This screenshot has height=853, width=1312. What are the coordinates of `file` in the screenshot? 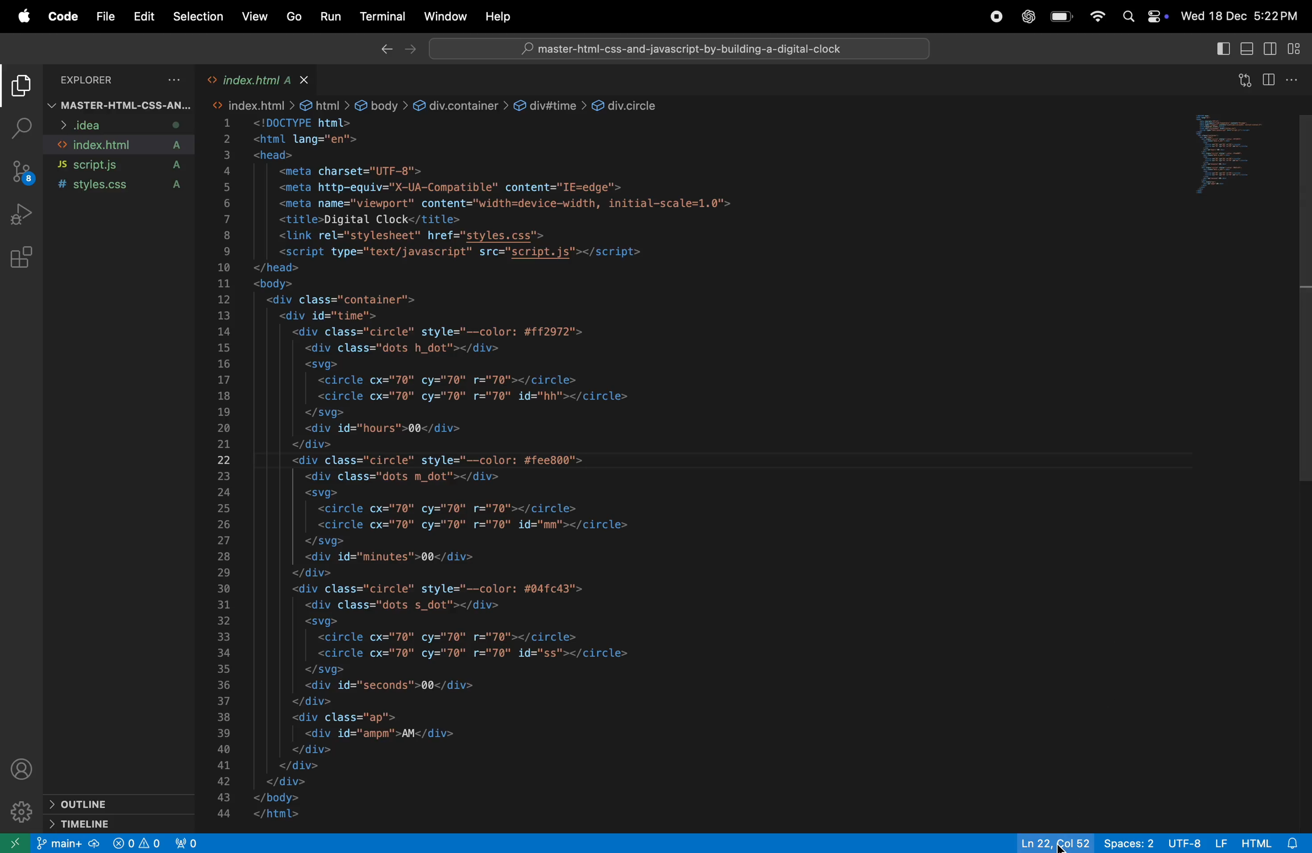 It's located at (107, 18).